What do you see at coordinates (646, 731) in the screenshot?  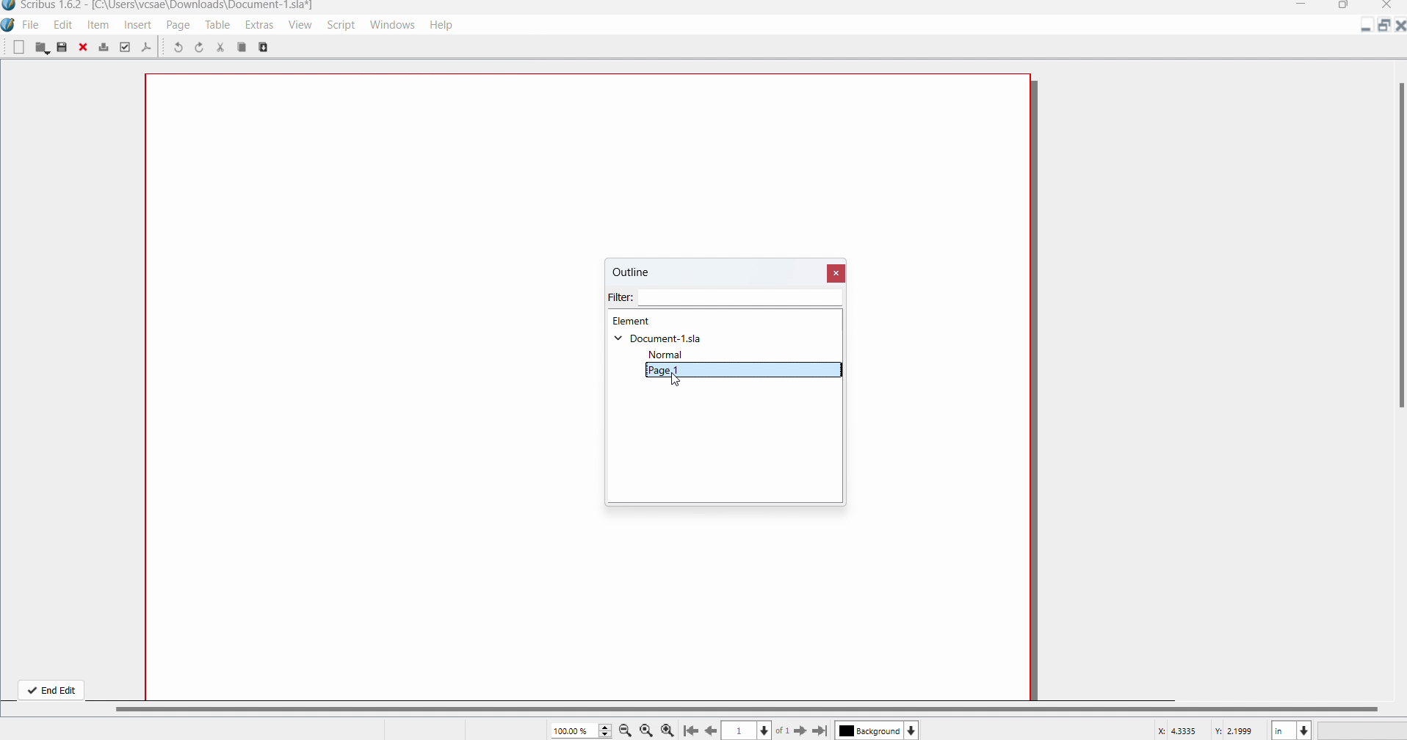 I see `zoom reset` at bounding box center [646, 731].